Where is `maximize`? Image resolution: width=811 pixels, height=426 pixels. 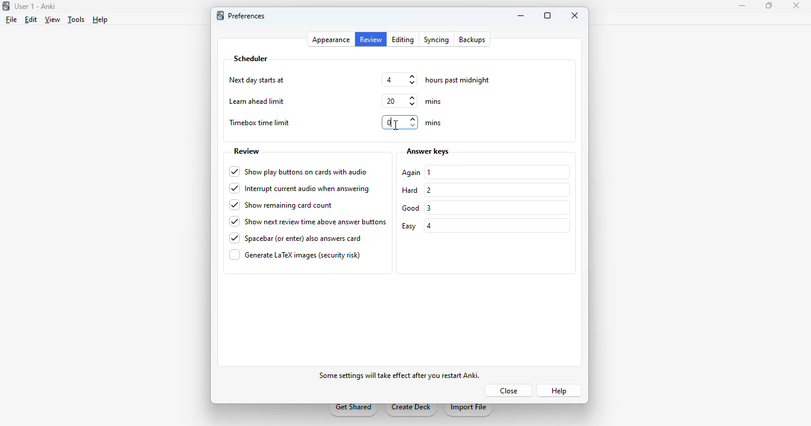
maximize is located at coordinates (548, 15).